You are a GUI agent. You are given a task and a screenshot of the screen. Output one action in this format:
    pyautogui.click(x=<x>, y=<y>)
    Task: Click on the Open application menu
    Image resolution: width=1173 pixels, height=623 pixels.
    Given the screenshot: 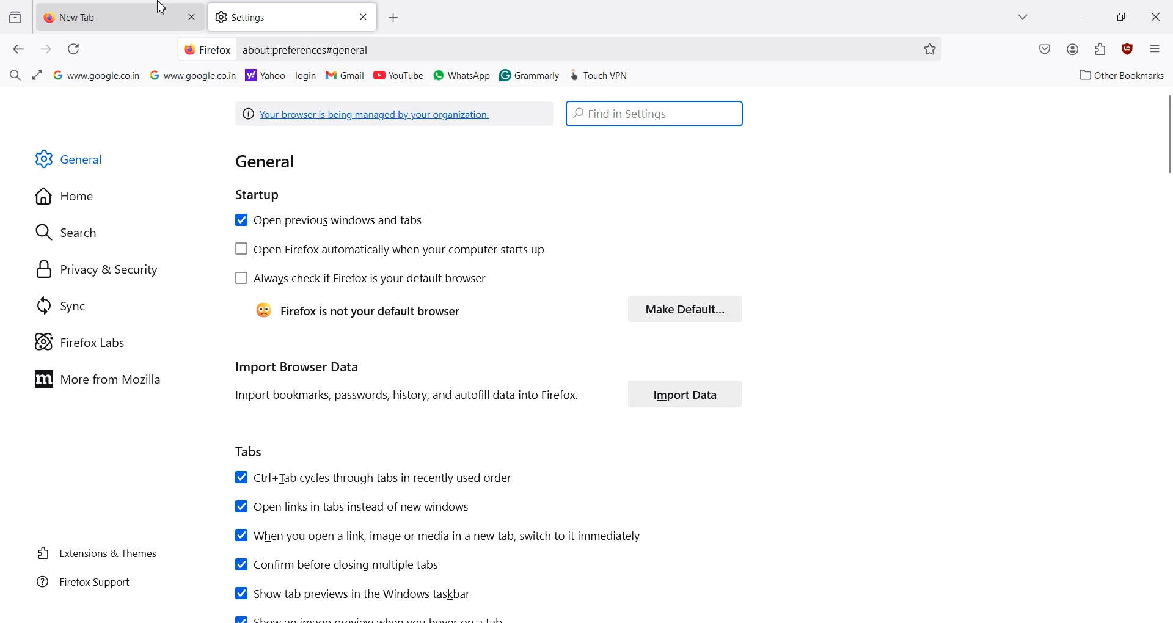 What is the action you would take?
    pyautogui.click(x=1155, y=47)
    